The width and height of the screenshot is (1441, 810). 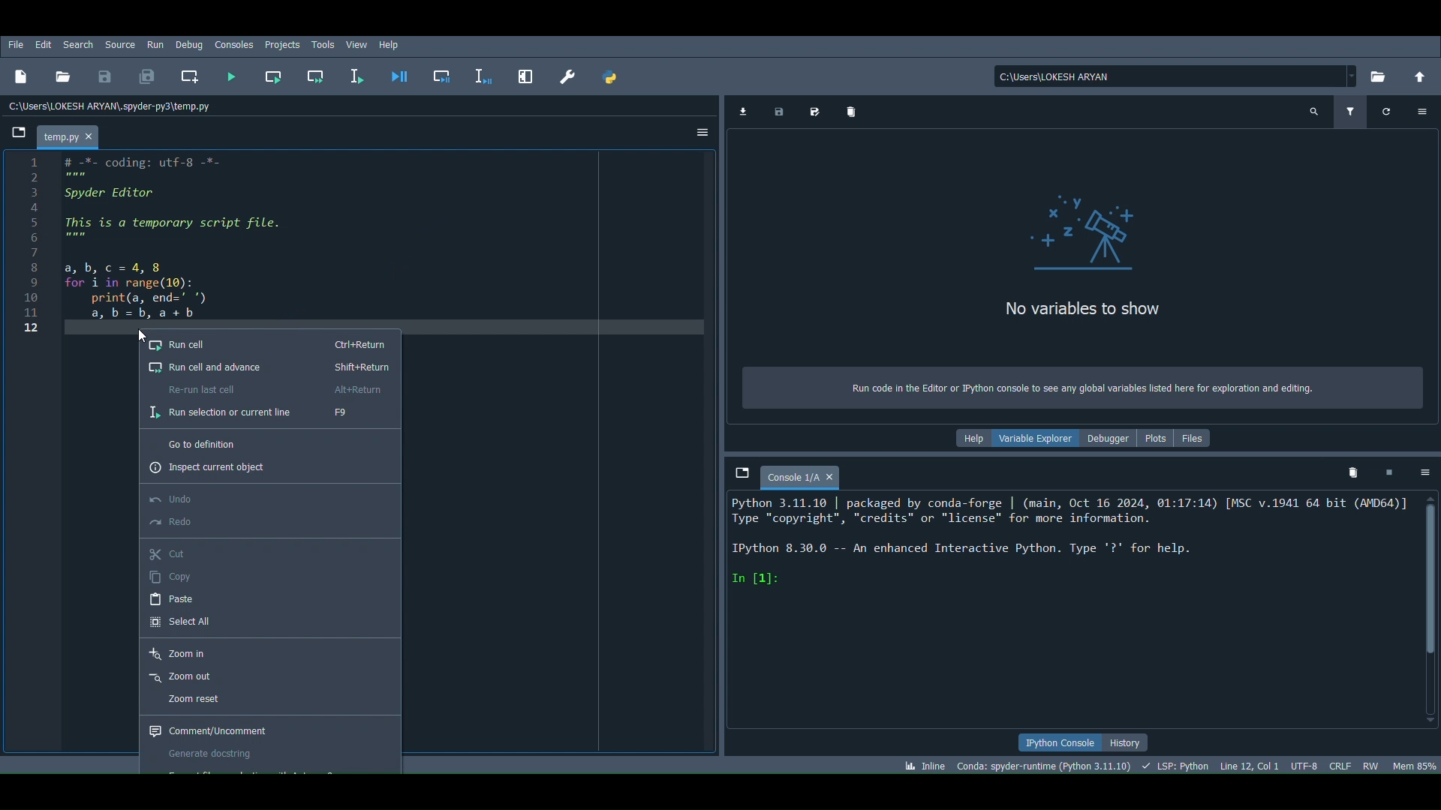 I want to click on Save file (Ctrl + S), so click(x=108, y=76).